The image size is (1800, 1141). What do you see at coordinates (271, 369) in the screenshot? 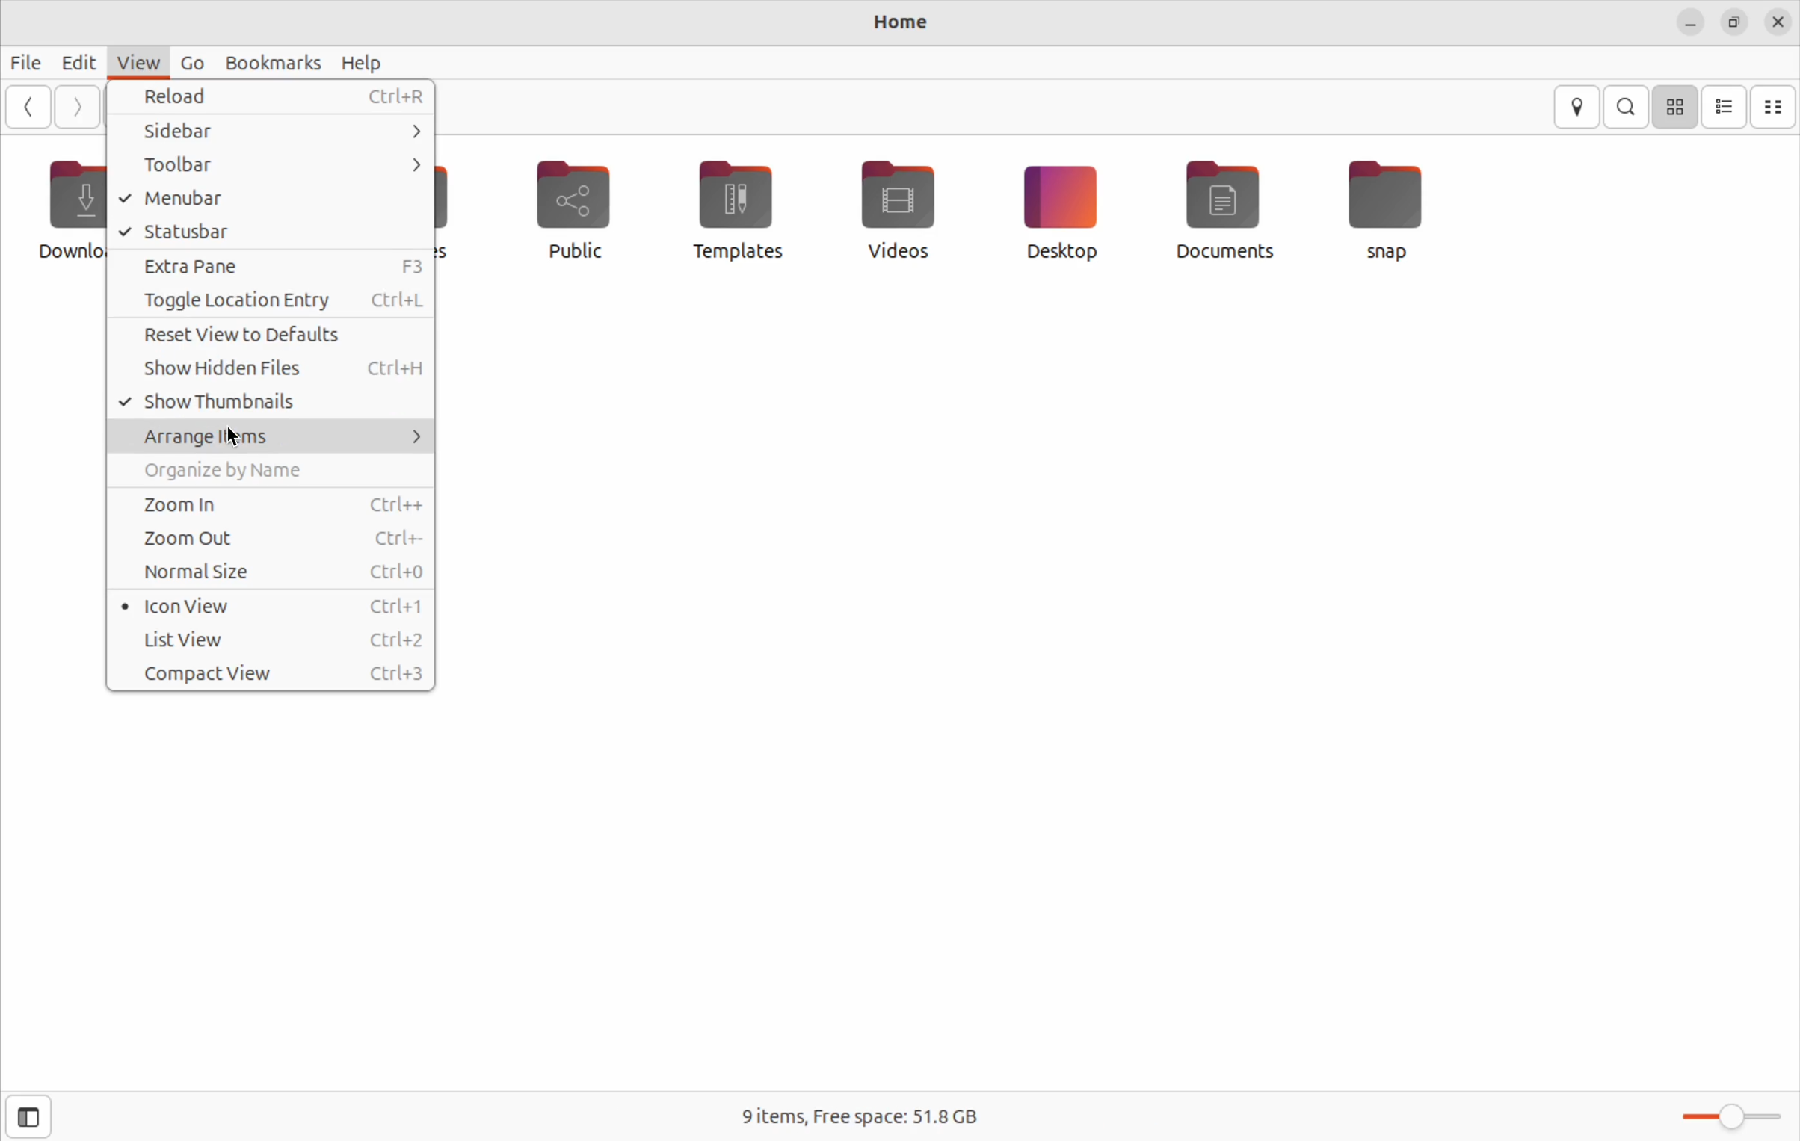
I see `show hidden files` at bounding box center [271, 369].